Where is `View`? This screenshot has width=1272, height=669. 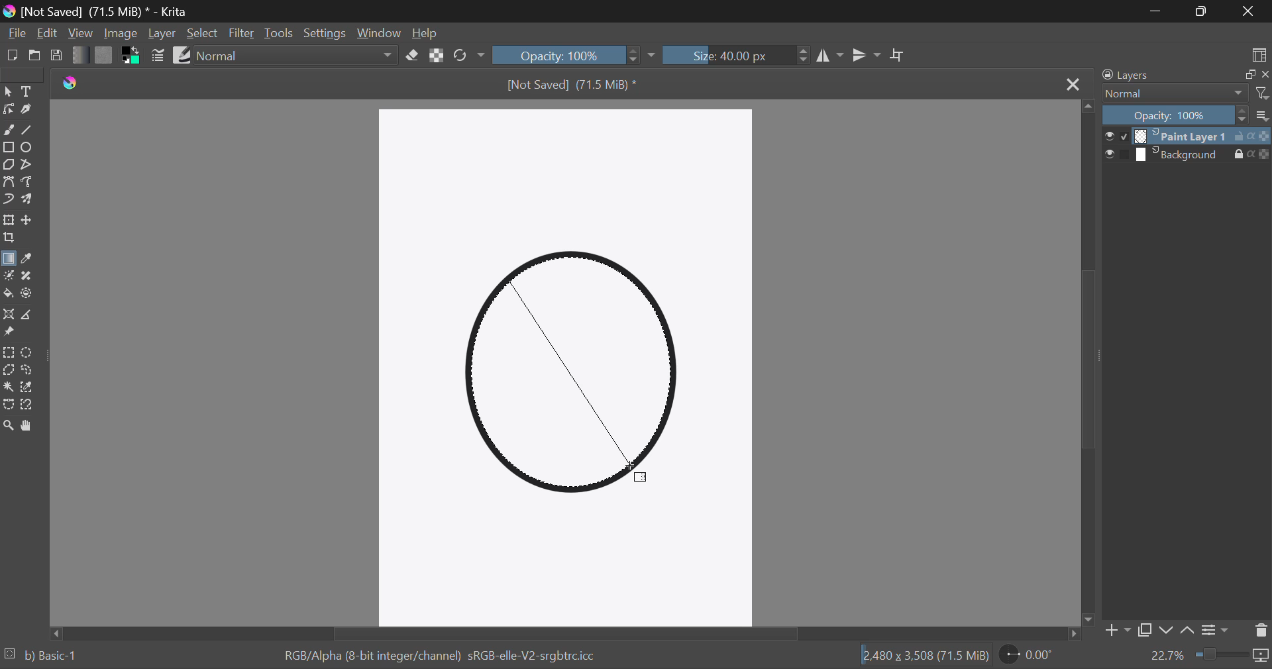
View is located at coordinates (80, 34).